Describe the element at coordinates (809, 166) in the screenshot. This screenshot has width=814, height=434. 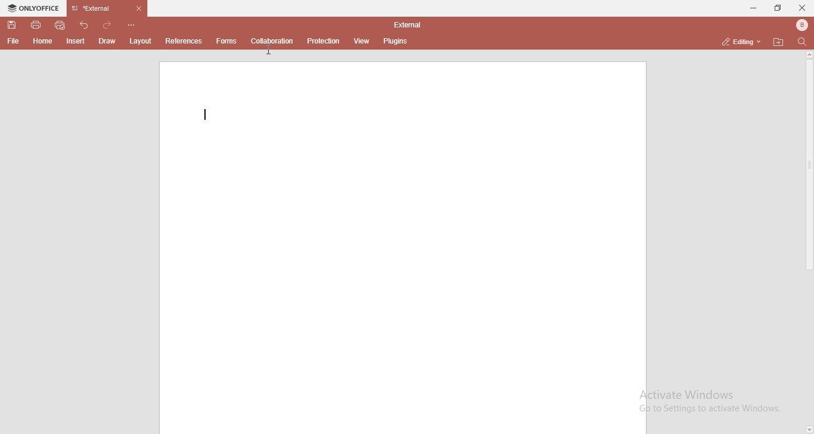
I see `scrollbar` at that location.